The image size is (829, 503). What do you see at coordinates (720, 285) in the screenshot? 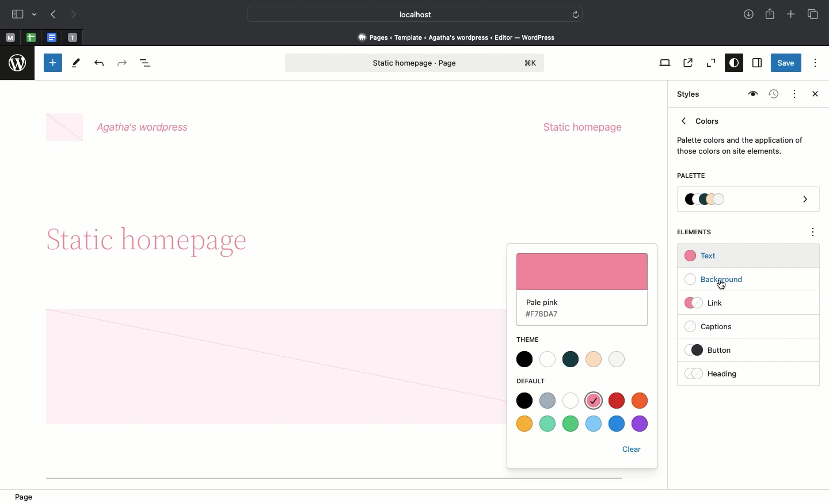
I see `cursor` at bounding box center [720, 285].